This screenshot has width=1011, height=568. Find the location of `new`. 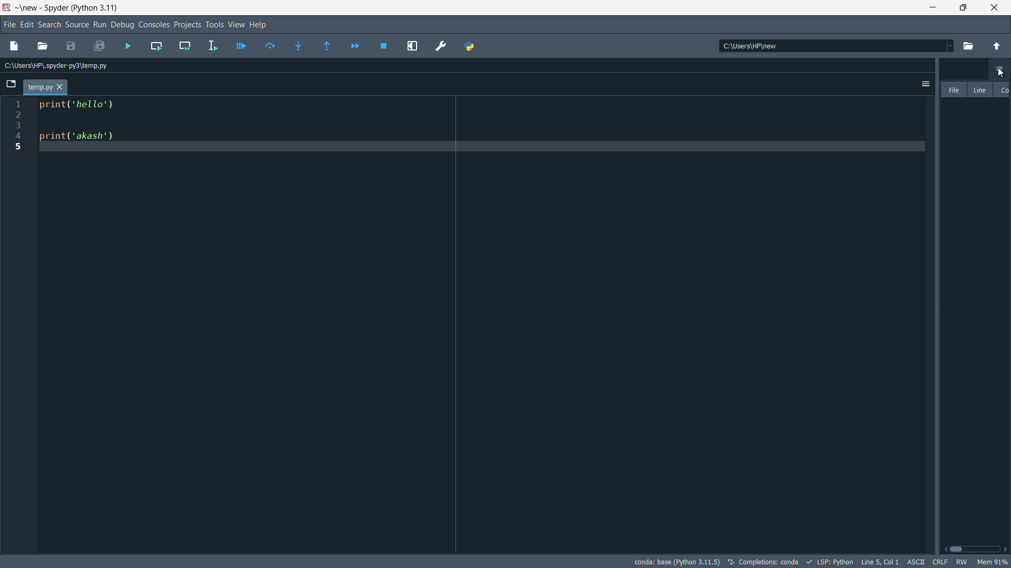

new is located at coordinates (28, 8).